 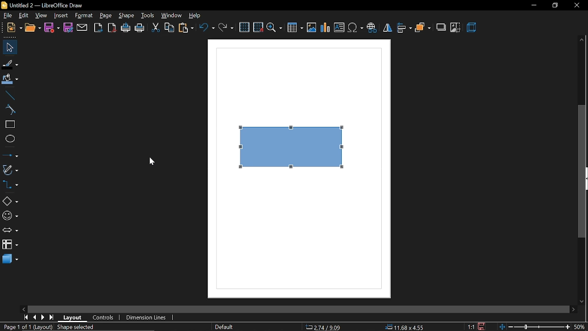 What do you see at coordinates (151, 162) in the screenshot?
I see `Cursor` at bounding box center [151, 162].